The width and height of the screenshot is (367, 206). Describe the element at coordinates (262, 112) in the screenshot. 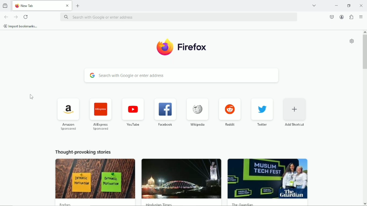

I see `Twitter` at that location.